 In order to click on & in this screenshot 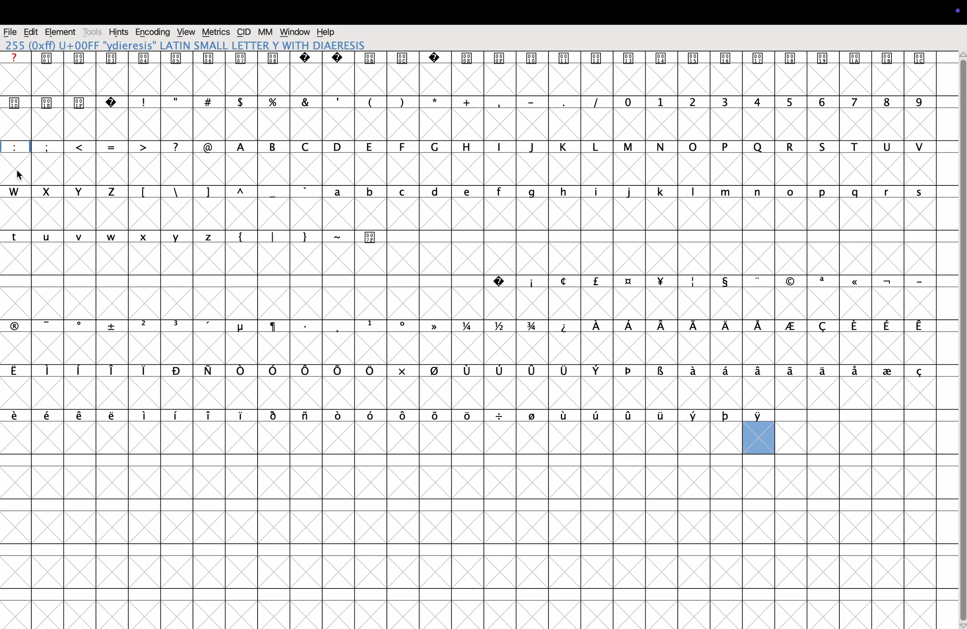, I will do `click(307, 117)`.